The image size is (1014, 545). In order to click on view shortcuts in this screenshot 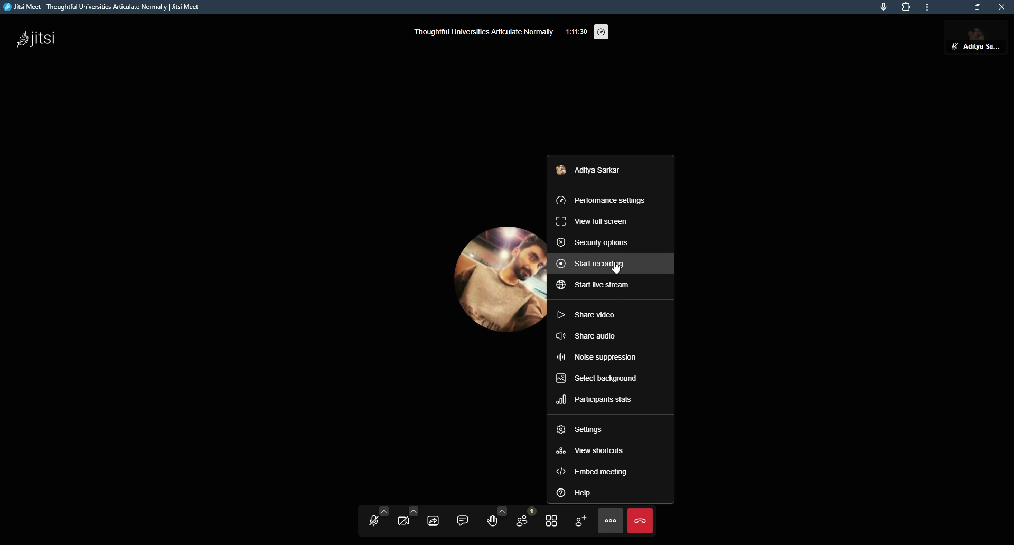, I will do `click(595, 451)`.